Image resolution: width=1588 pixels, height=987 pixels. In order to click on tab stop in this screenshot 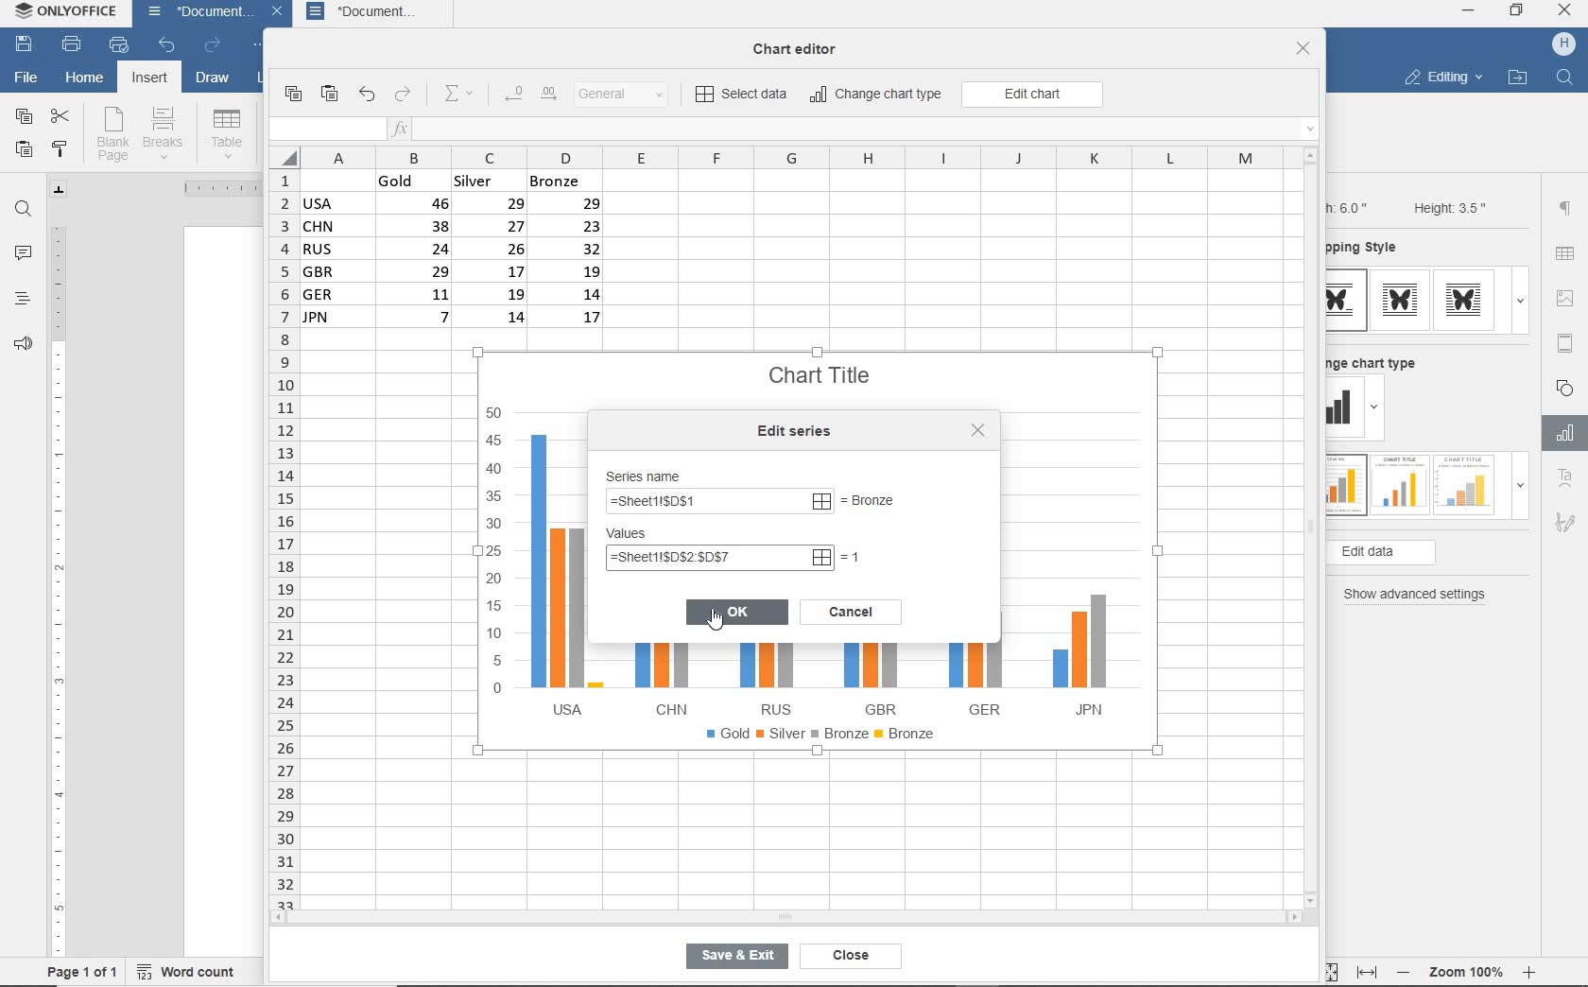, I will do `click(60, 189)`.